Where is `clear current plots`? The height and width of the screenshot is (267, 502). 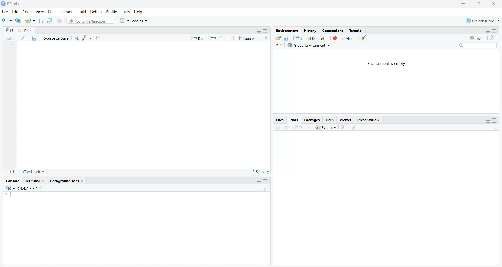 clear current plots is located at coordinates (344, 127).